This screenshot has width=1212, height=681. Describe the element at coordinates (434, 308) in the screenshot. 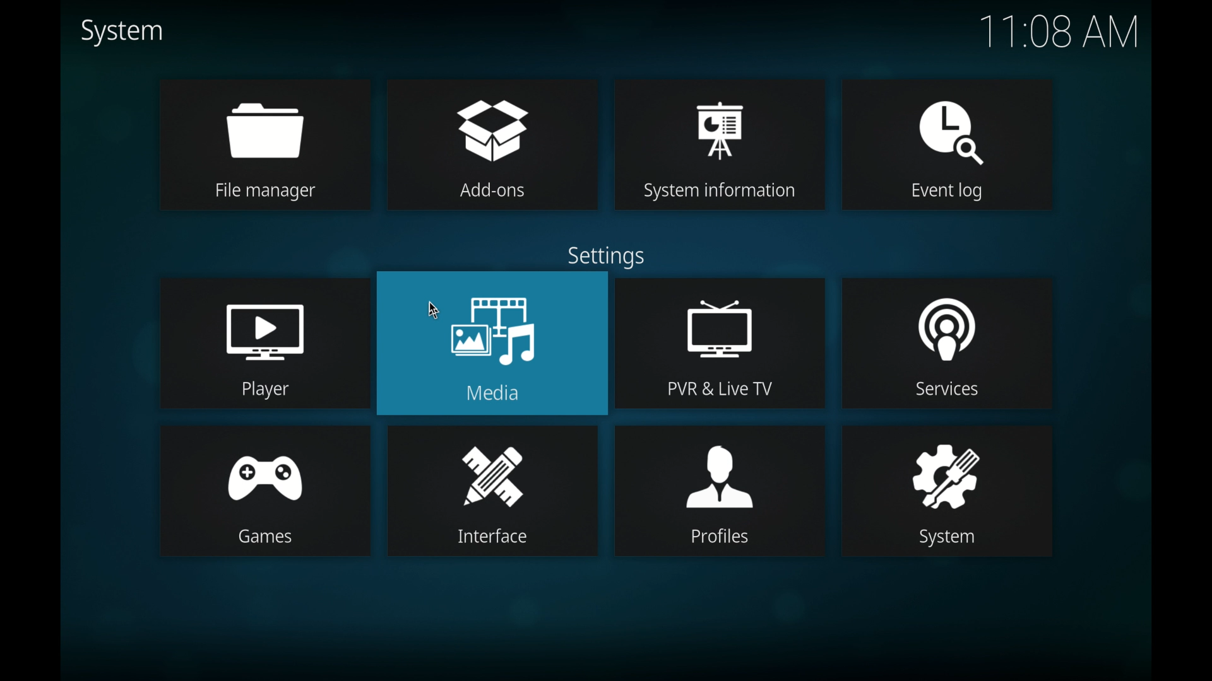

I see `cursor` at that location.